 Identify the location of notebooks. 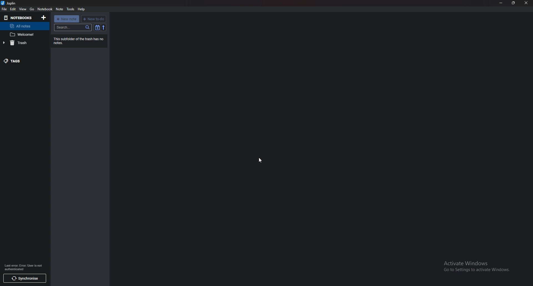
(19, 18).